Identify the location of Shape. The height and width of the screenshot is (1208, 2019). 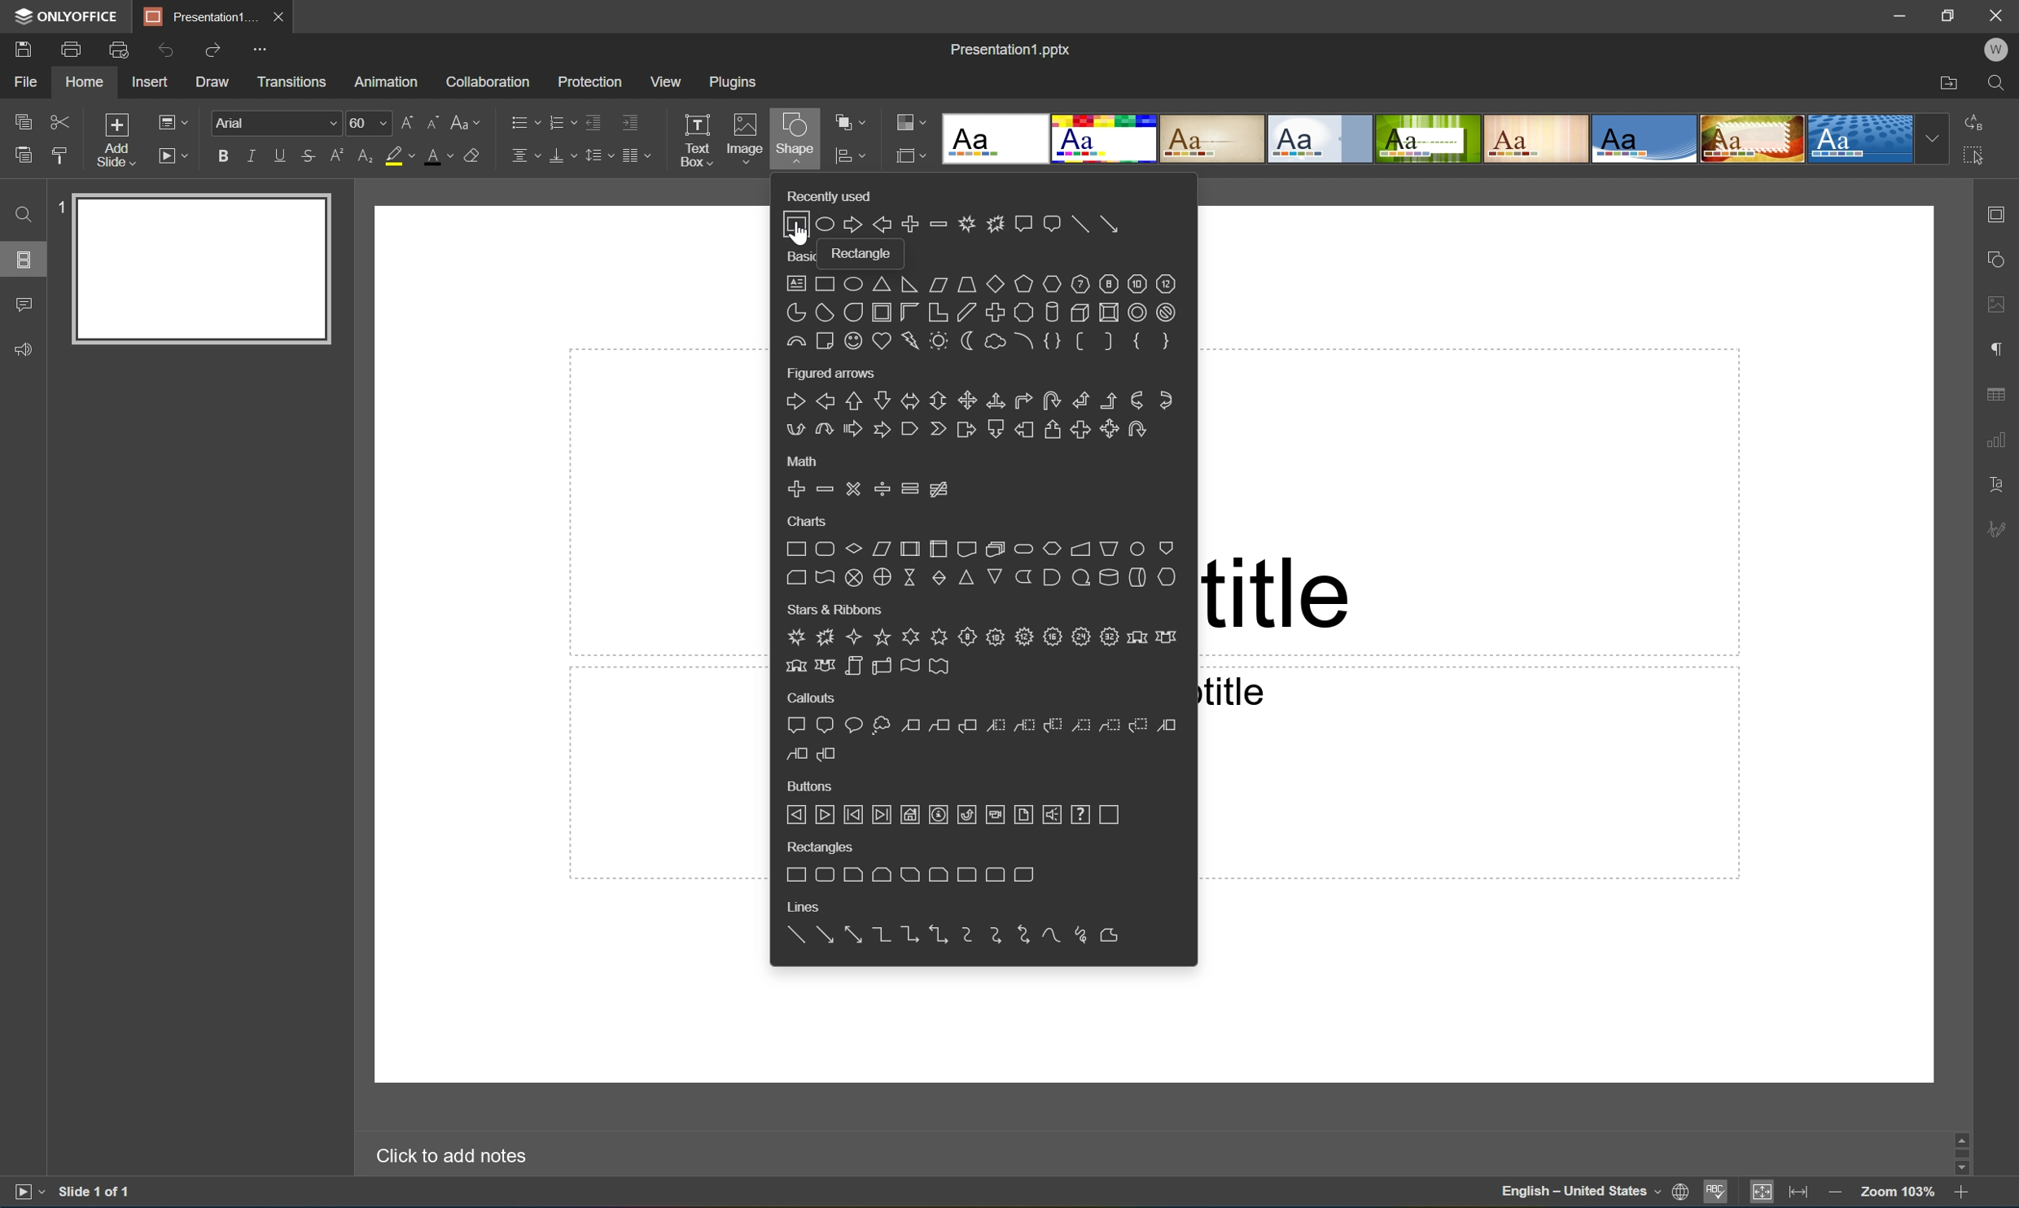
(793, 140).